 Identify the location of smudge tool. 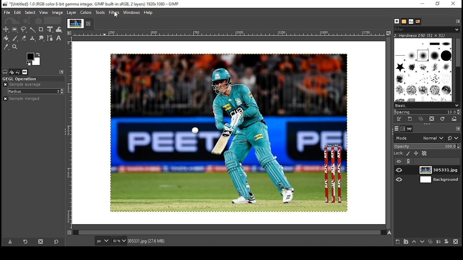
(41, 38).